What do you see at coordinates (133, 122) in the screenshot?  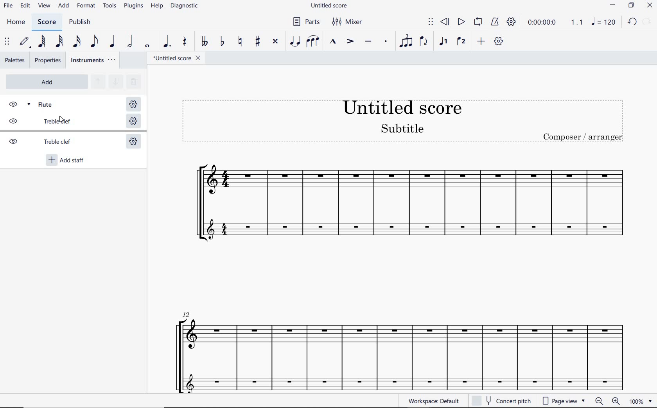 I see `STAFF SETTING` at bounding box center [133, 122].